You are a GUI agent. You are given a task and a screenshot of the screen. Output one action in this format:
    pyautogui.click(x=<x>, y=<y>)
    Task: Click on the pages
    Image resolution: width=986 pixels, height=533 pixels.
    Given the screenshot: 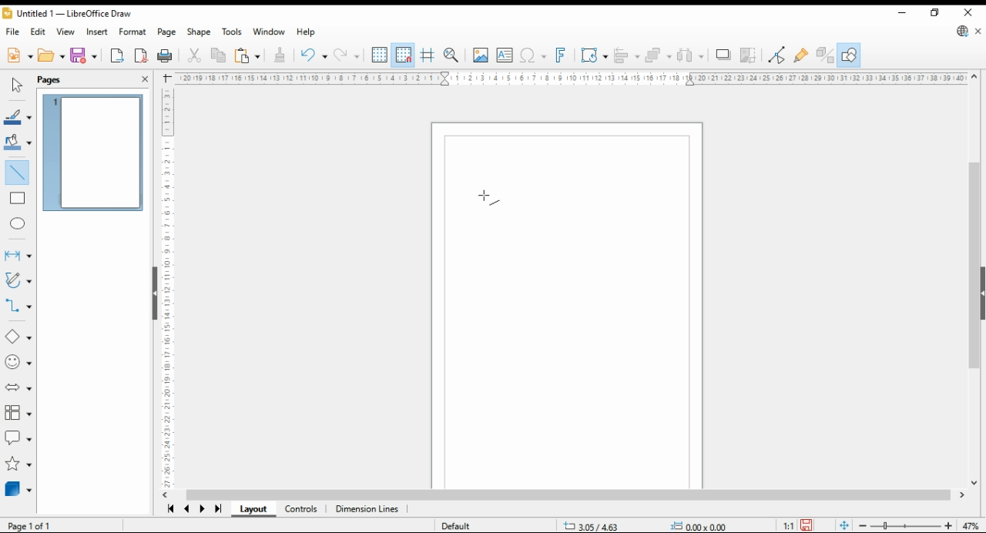 What is the action you would take?
    pyautogui.click(x=63, y=79)
    